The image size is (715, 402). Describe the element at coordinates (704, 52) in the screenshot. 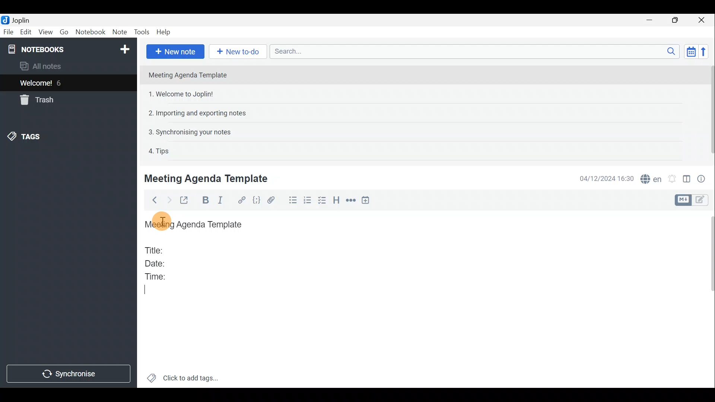

I see `Reverse sort order` at that location.